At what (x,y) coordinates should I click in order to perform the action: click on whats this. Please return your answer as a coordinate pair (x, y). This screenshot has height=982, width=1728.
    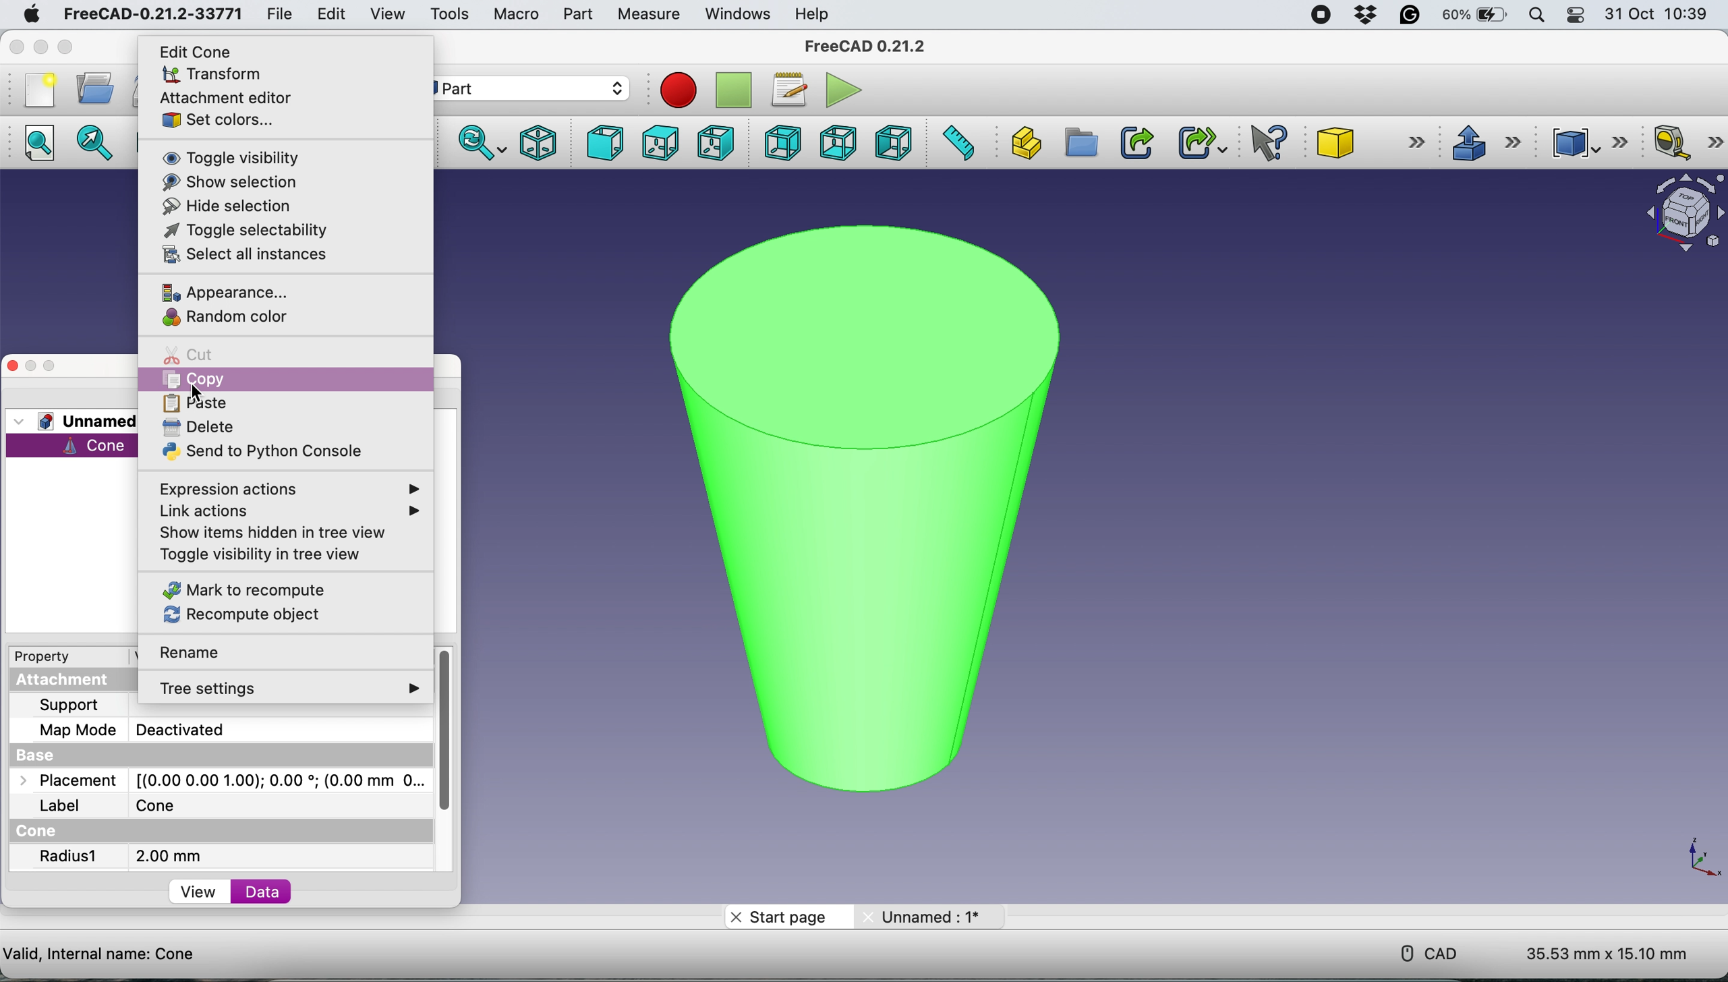
    Looking at the image, I should click on (1262, 144).